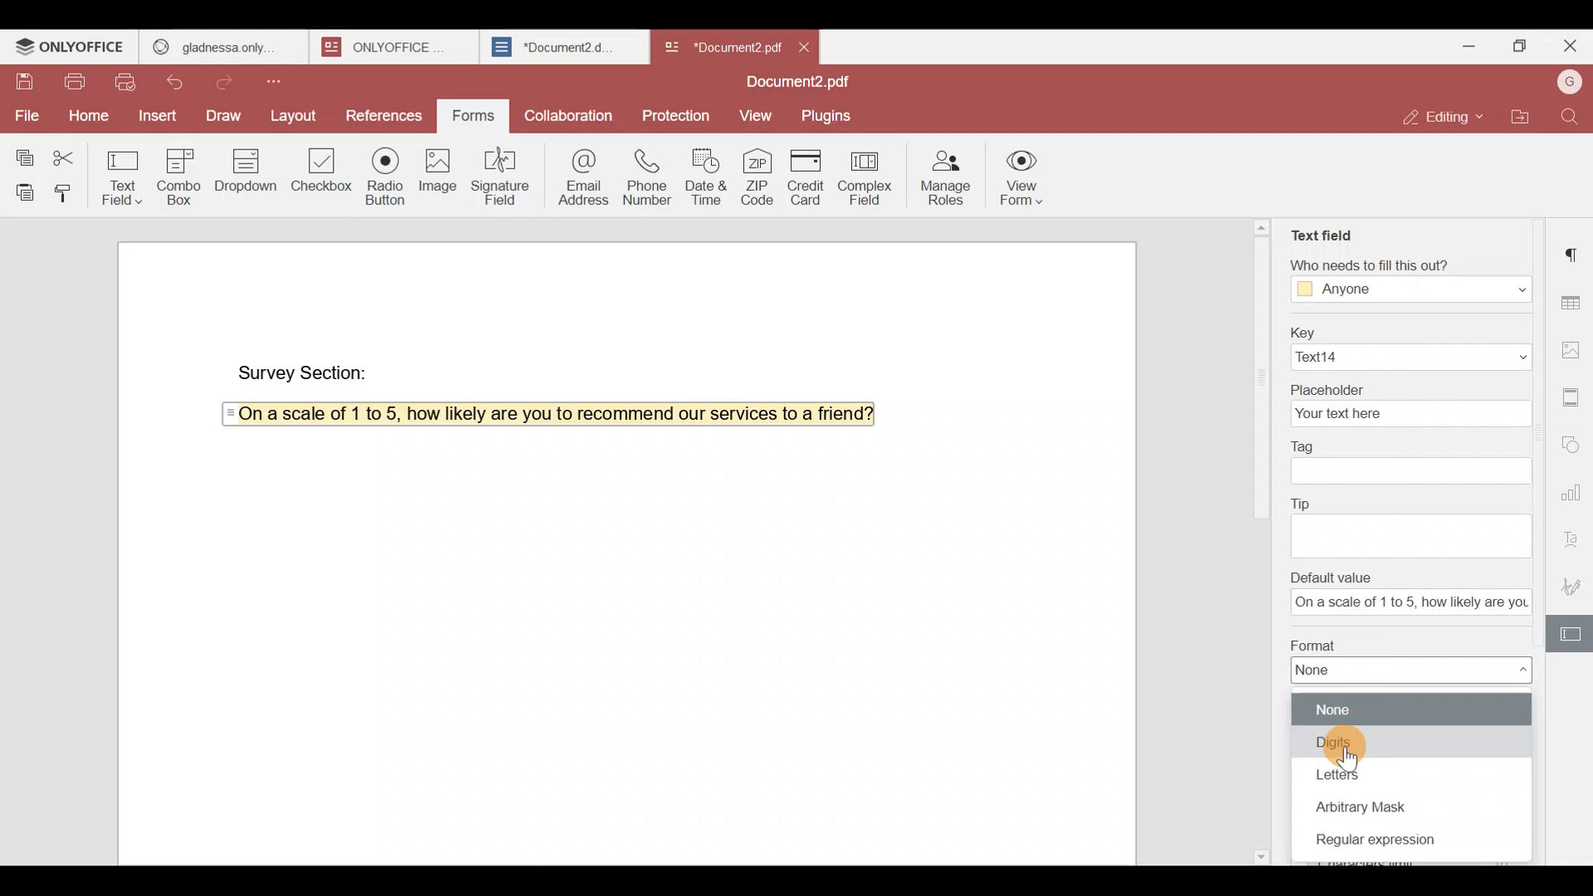 The width and height of the screenshot is (1593, 896). What do you see at coordinates (792, 83) in the screenshot?
I see `Document2.pdf` at bounding box center [792, 83].